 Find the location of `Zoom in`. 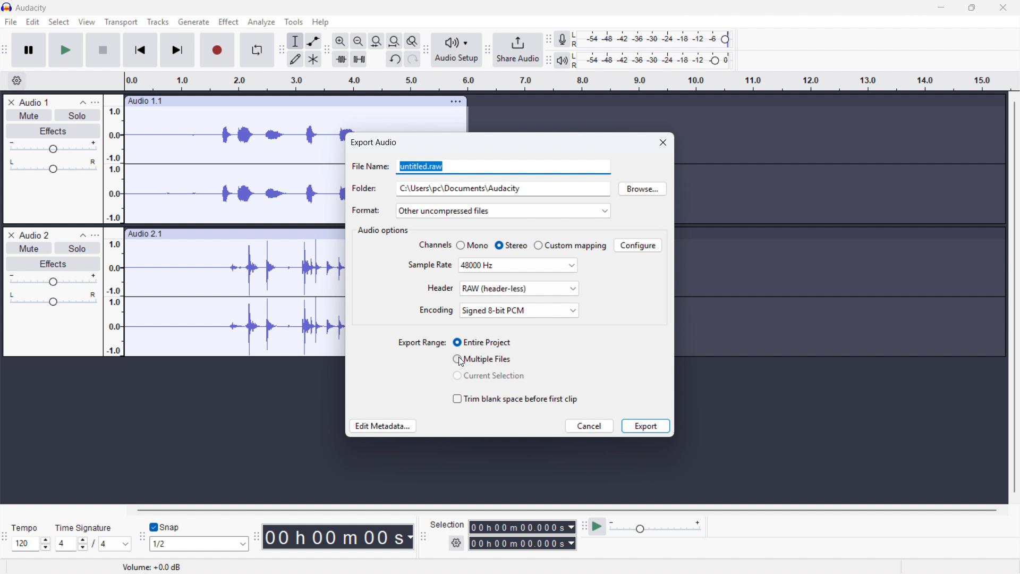

Zoom in is located at coordinates (340, 41).